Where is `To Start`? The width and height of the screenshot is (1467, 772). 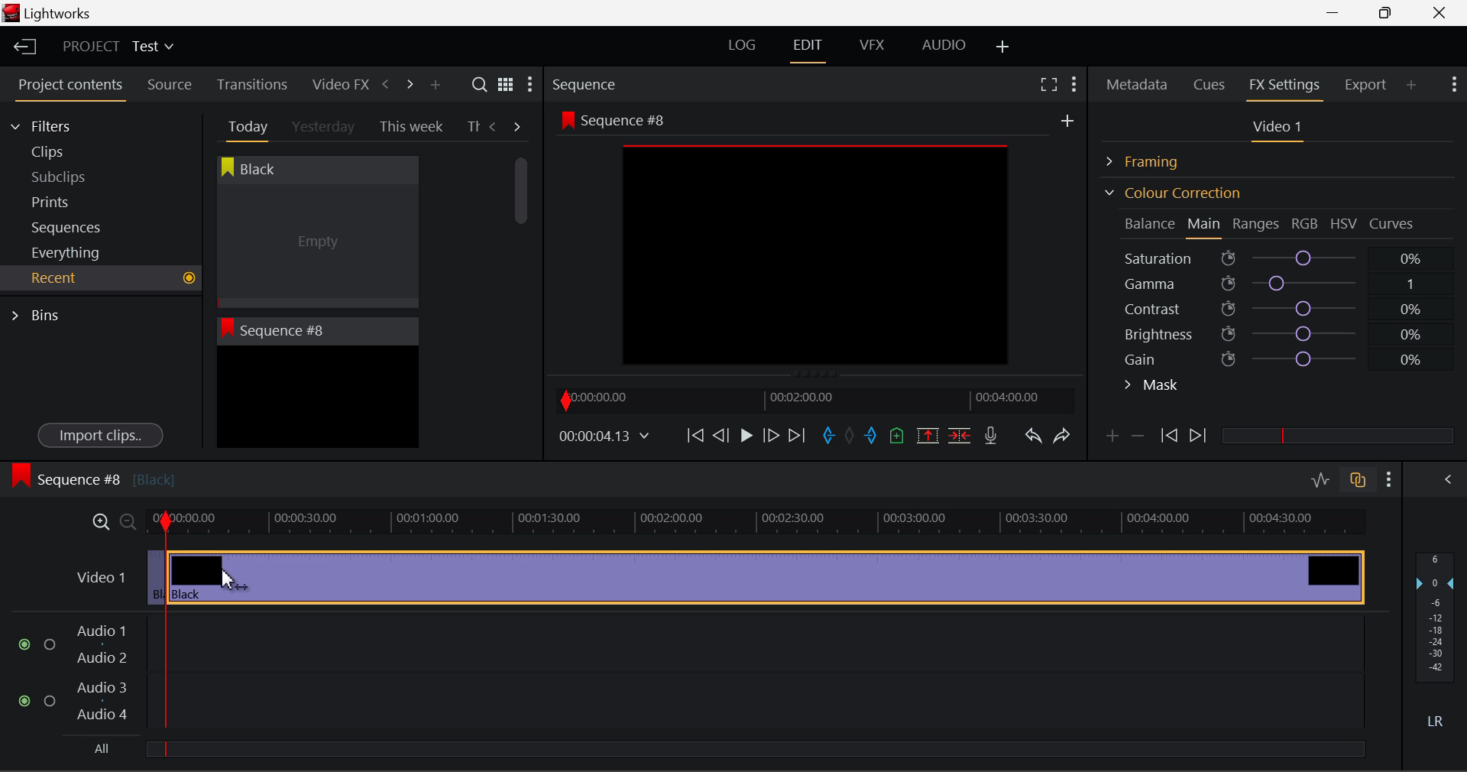
To Start is located at coordinates (694, 435).